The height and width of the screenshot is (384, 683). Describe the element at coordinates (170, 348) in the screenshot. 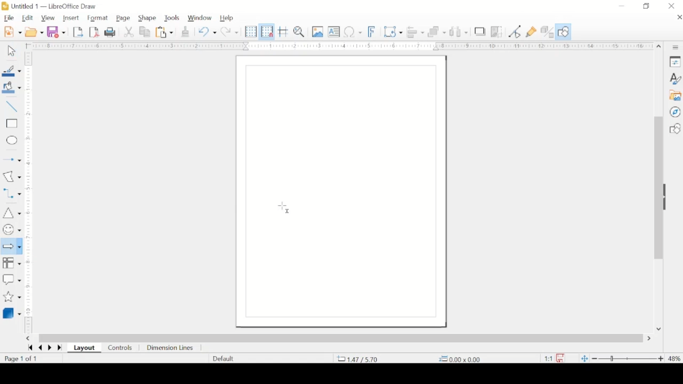

I see `dimension lines` at that location.